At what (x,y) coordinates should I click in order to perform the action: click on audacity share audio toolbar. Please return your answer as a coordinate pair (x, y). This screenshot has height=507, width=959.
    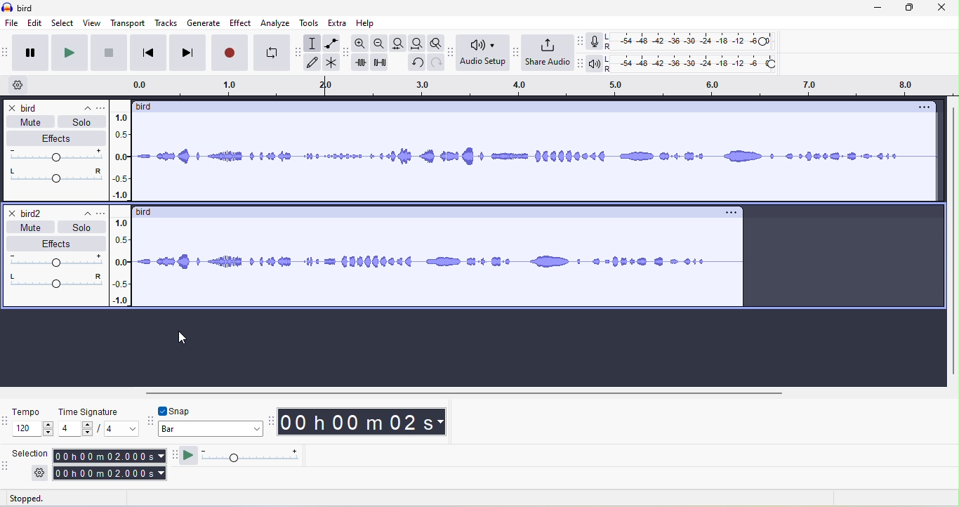
    Looking at the image, I should click on (519, 51).